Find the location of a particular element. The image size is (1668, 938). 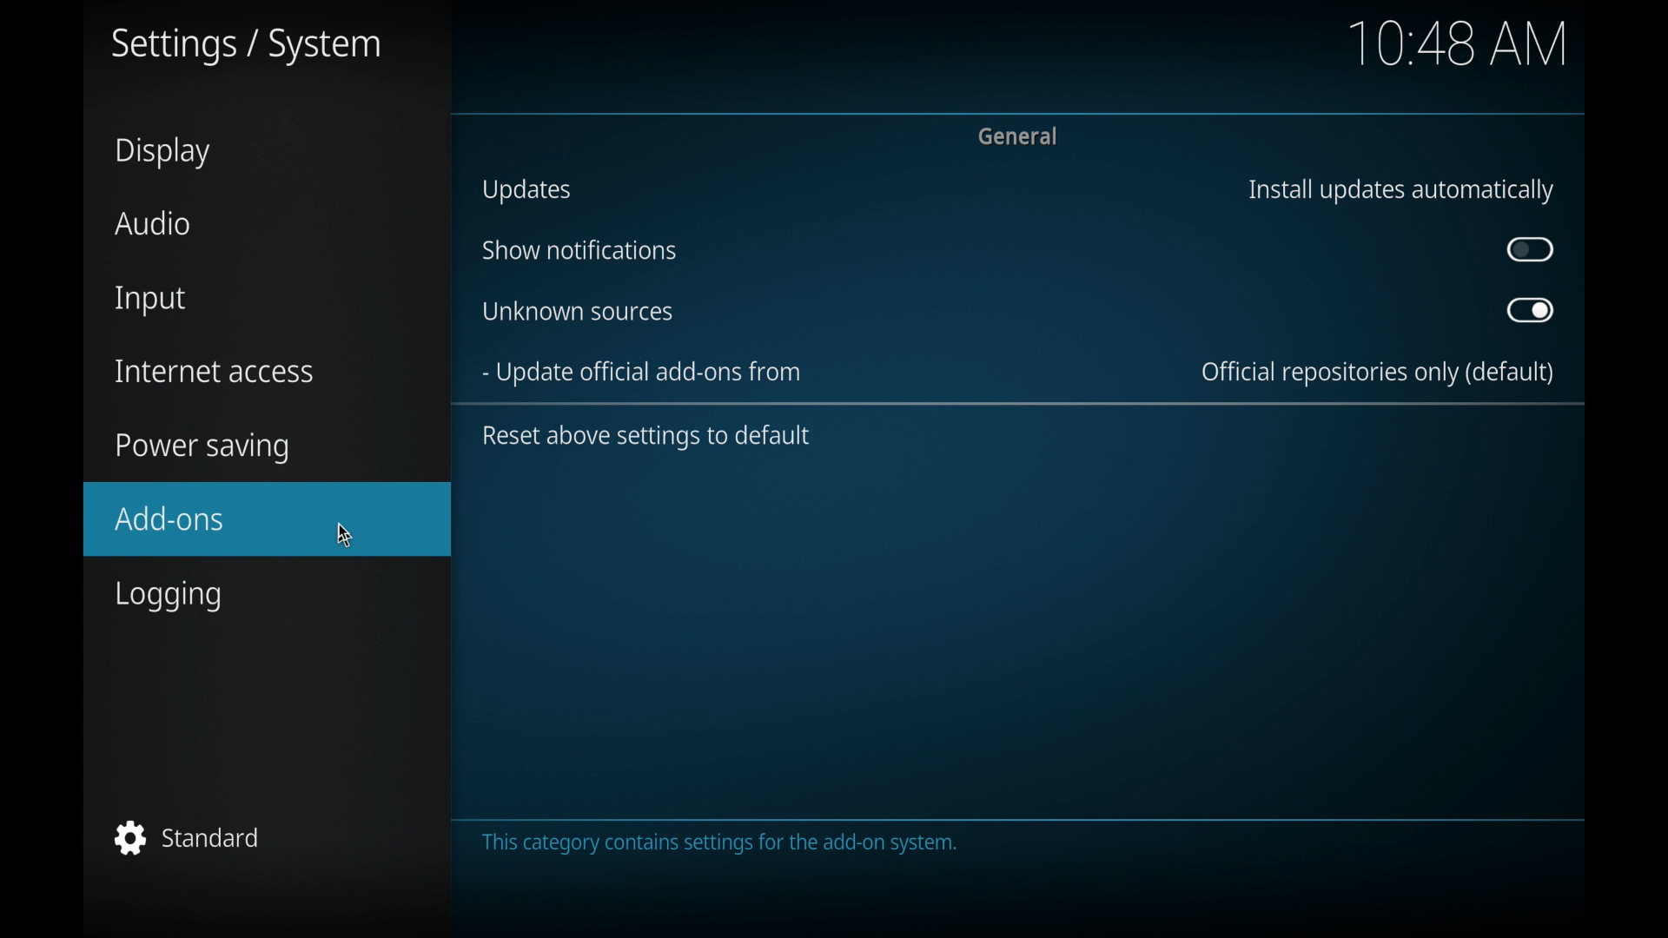

update official add-ons from is located at coordinates (639, 374).